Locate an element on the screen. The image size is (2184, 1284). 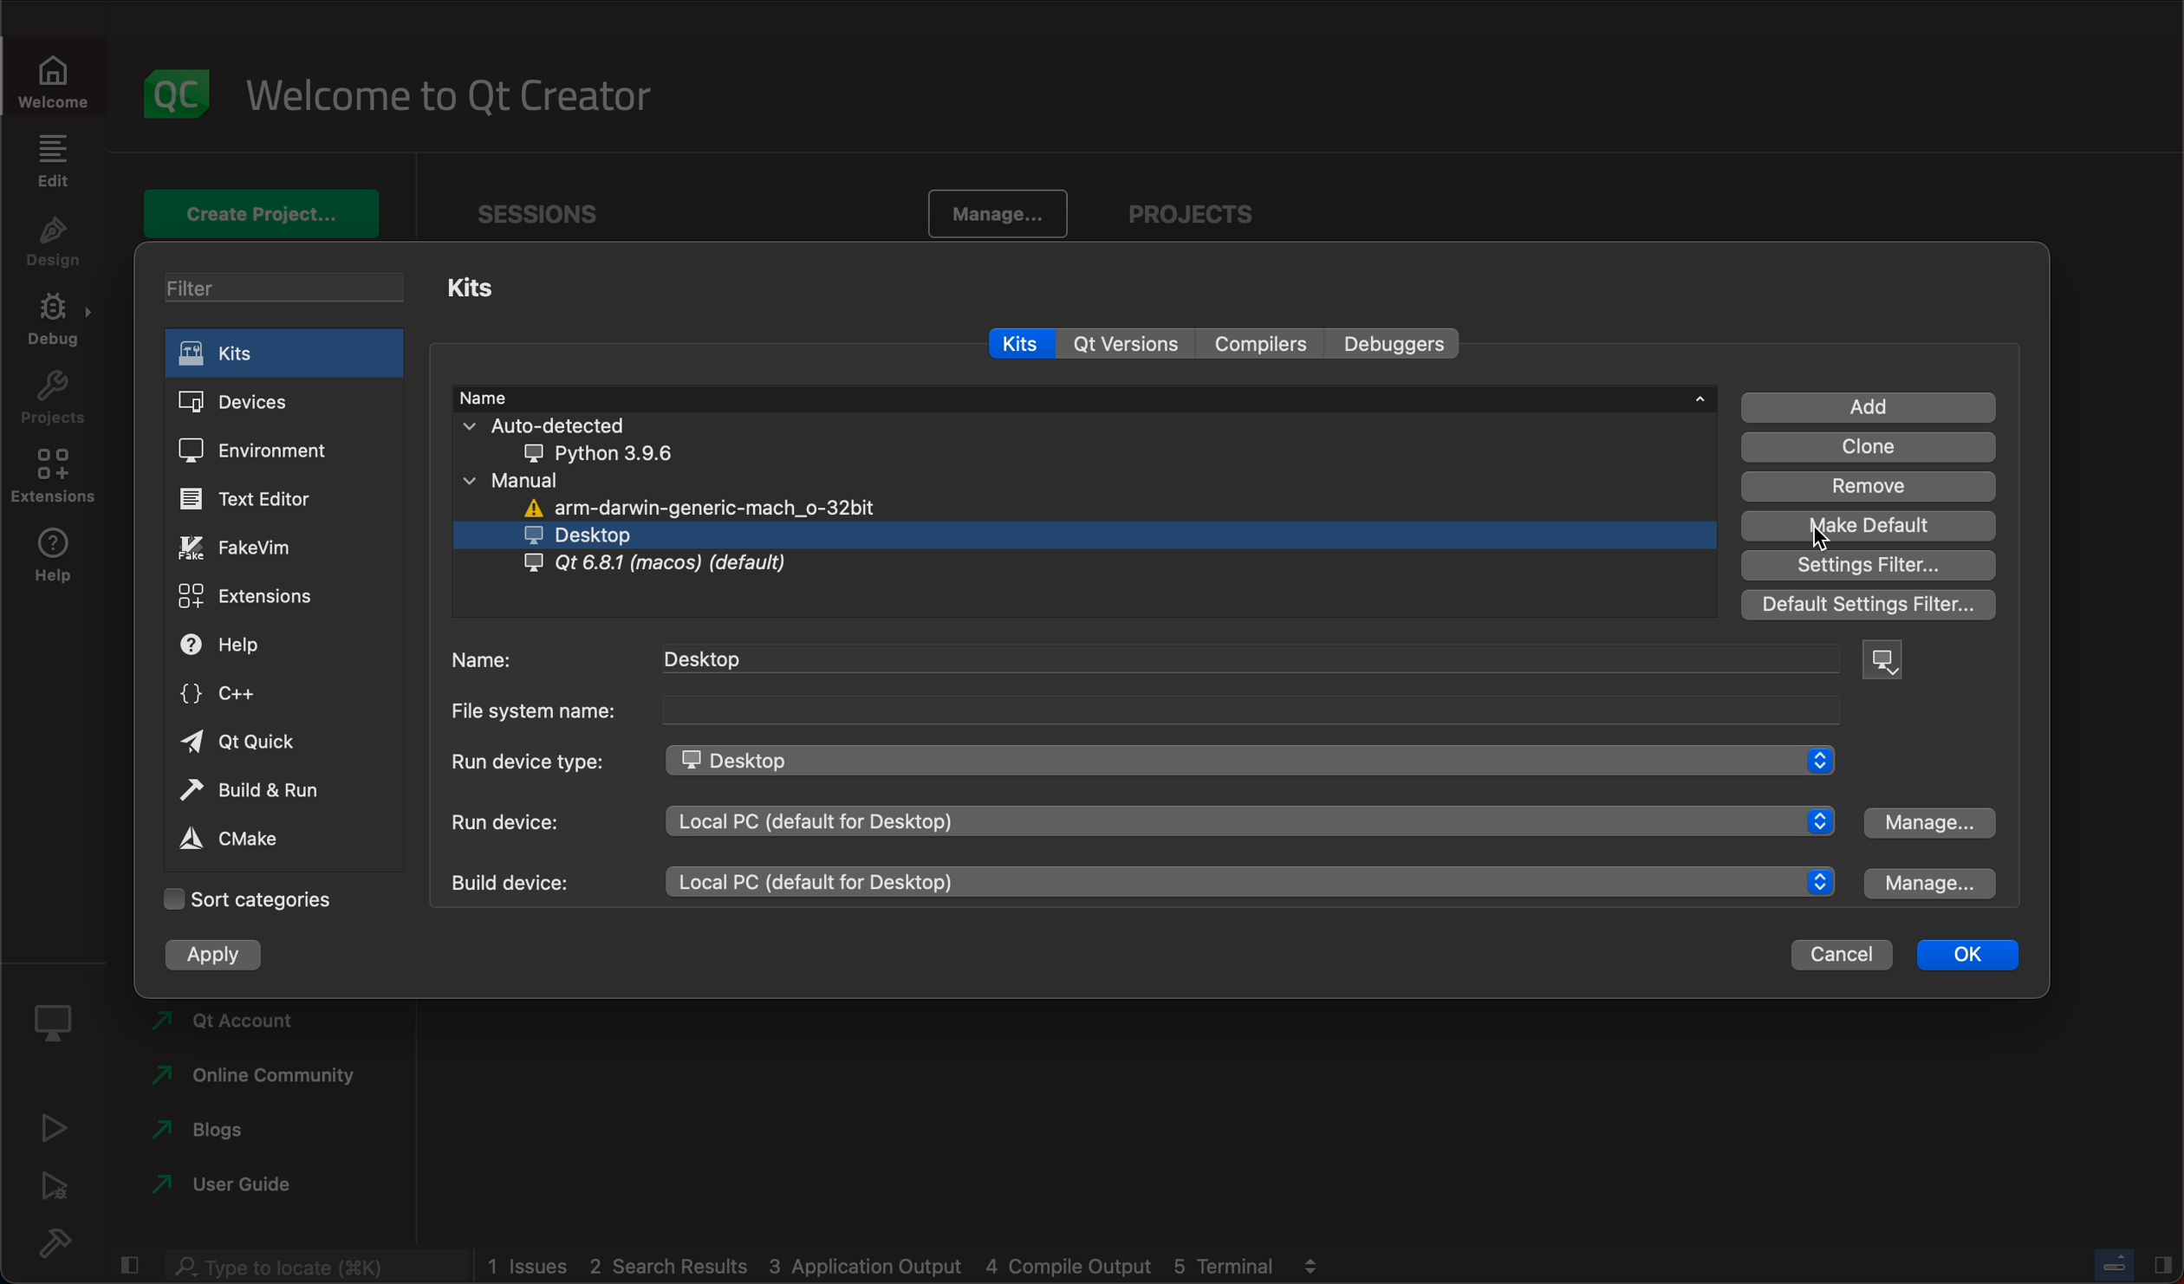
clone is located at coordinates (1869, 448).